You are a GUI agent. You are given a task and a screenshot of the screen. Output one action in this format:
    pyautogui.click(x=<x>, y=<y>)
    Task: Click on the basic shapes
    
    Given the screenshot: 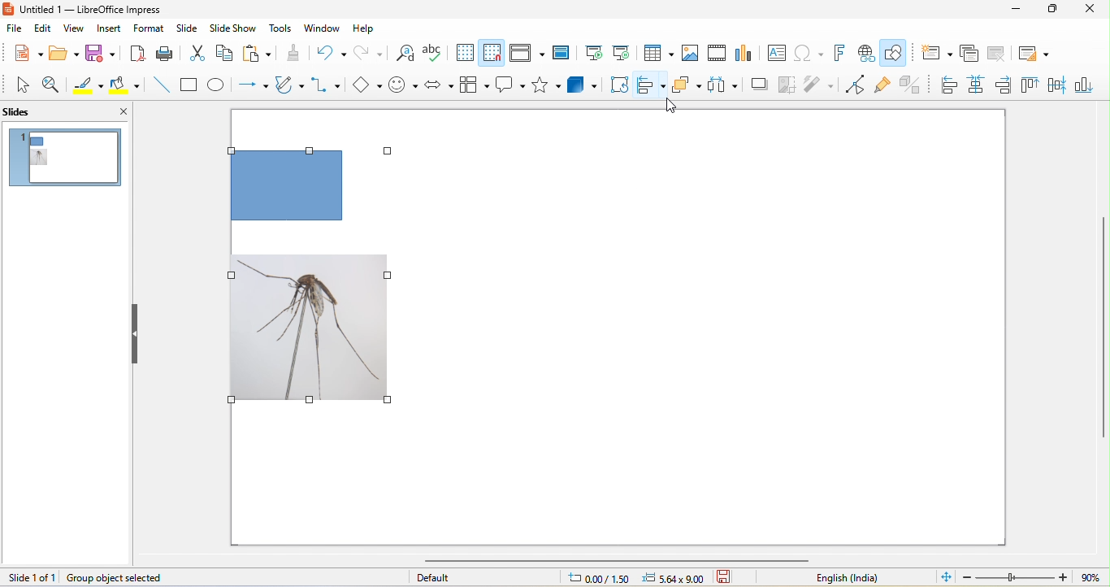 What is the action you would take?
    pyautogui.click(x=364, y=86)
    